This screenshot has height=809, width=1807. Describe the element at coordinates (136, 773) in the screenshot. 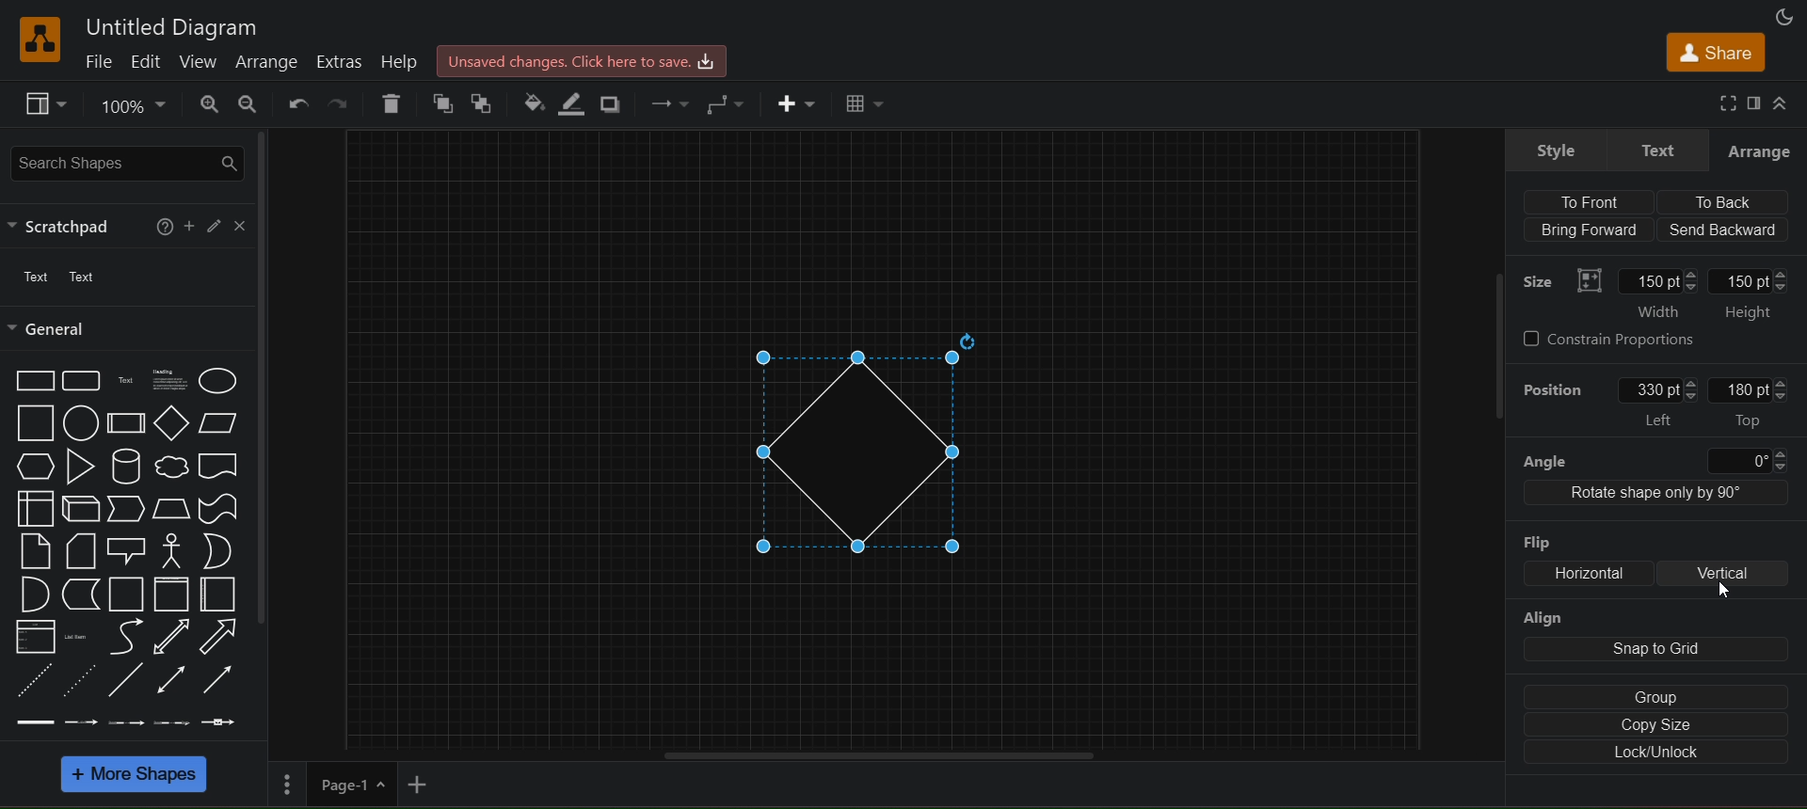

I see `more shapes` at that location.